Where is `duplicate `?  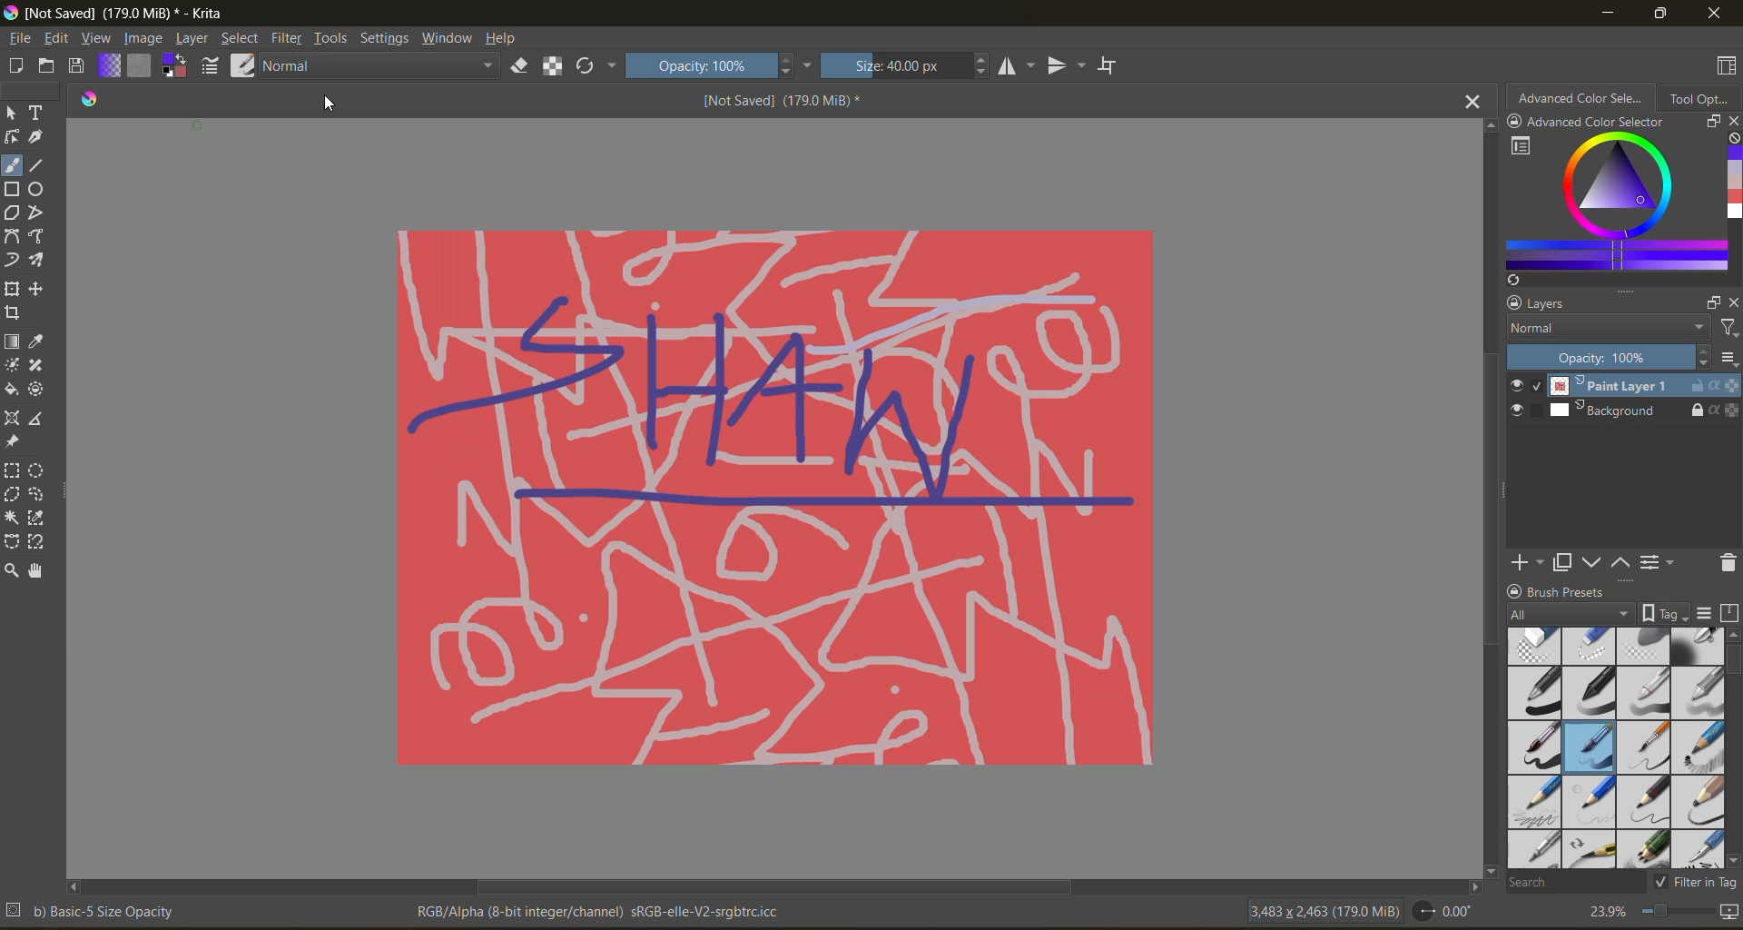 duplicate  is located at coordinates (1562, 562).